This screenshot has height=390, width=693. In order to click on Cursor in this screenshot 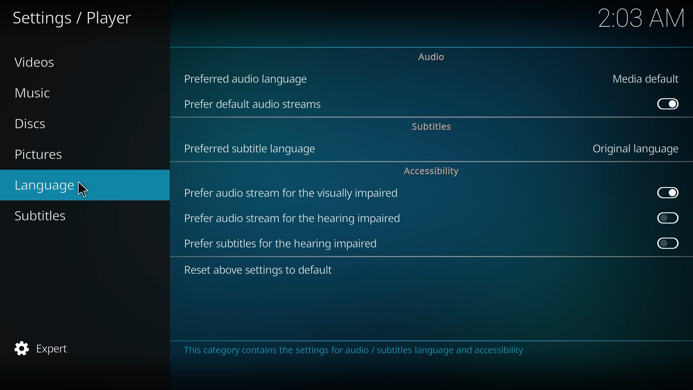, I will do `click(83, 190)`.